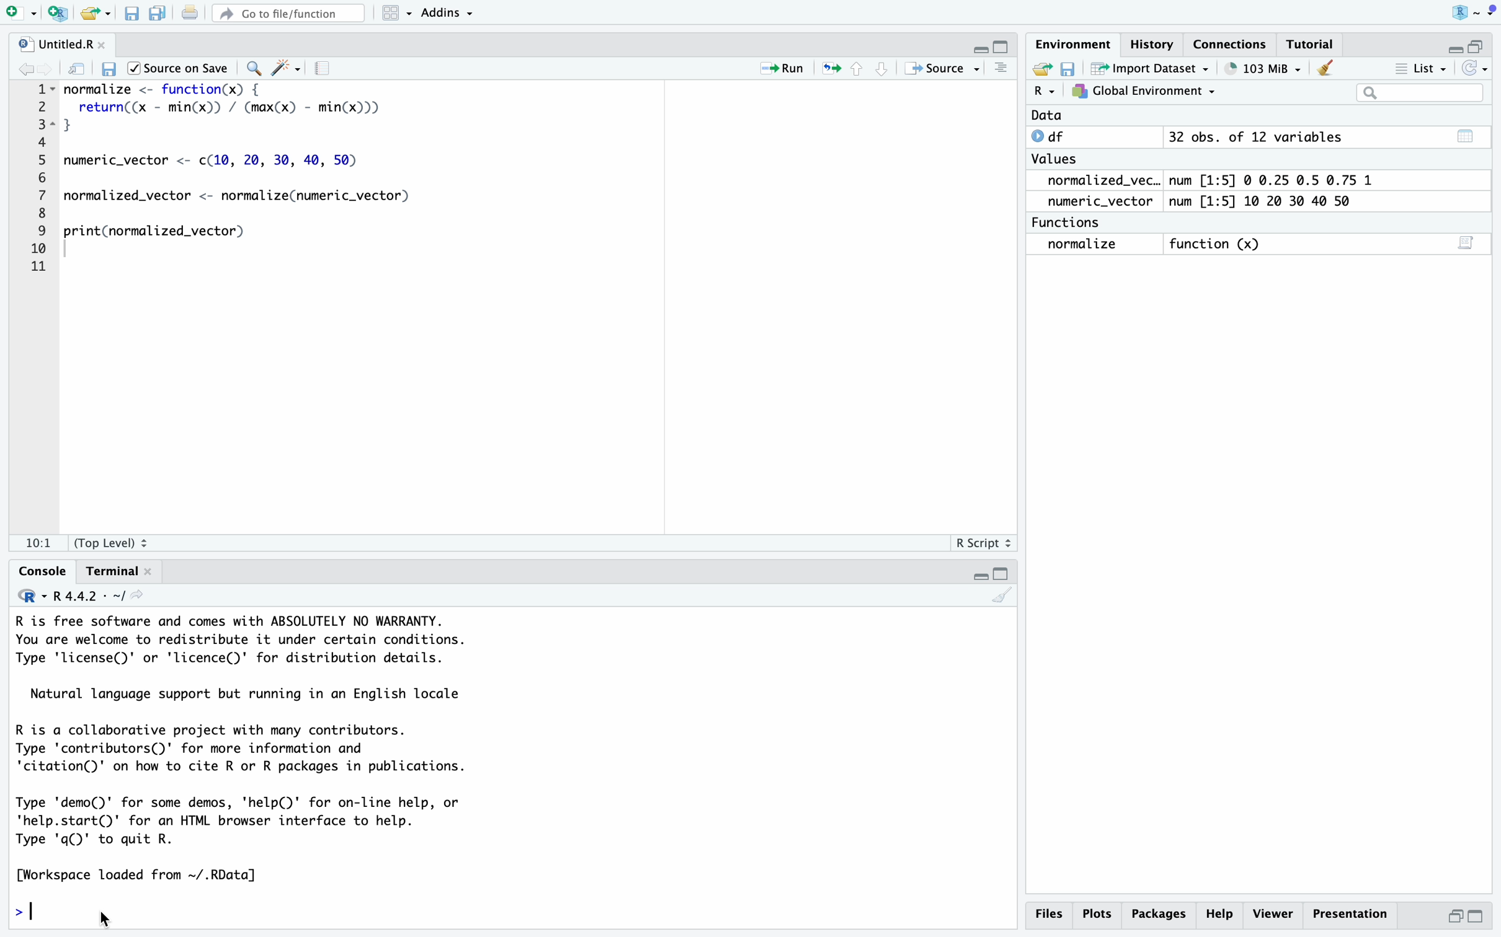  I want to click on Save current document (Ctrl + S), so click(110, 66).